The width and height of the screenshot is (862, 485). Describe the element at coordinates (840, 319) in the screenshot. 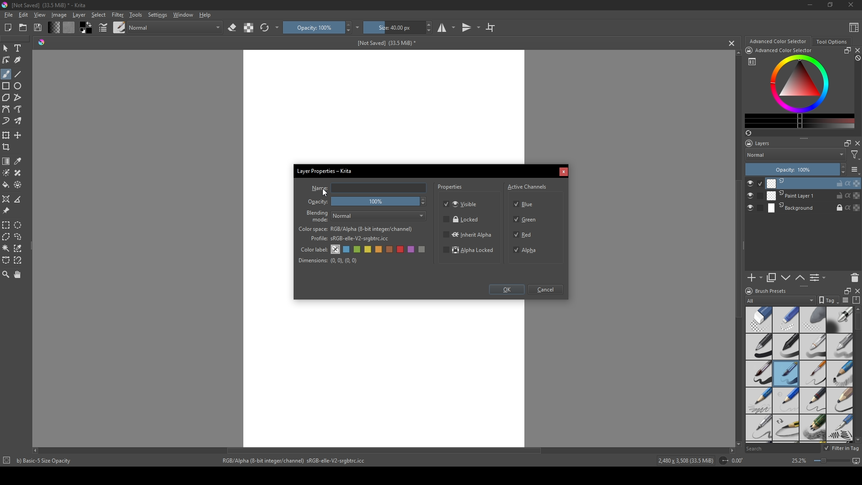

I see `blending tool` at that location.